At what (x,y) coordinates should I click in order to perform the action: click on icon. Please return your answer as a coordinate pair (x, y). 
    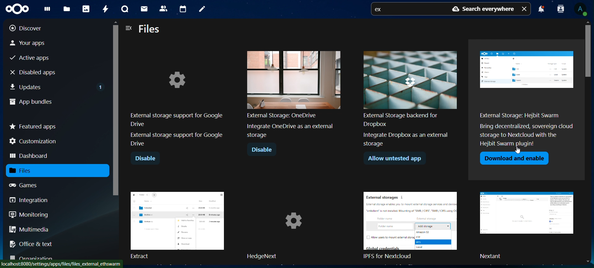
    Looking at the image, I should click on (20, 9).